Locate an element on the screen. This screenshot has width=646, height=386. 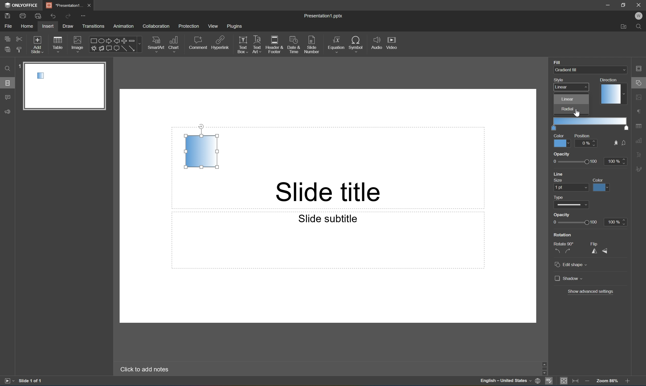
Quick Print is located at coordinates (38, 16).